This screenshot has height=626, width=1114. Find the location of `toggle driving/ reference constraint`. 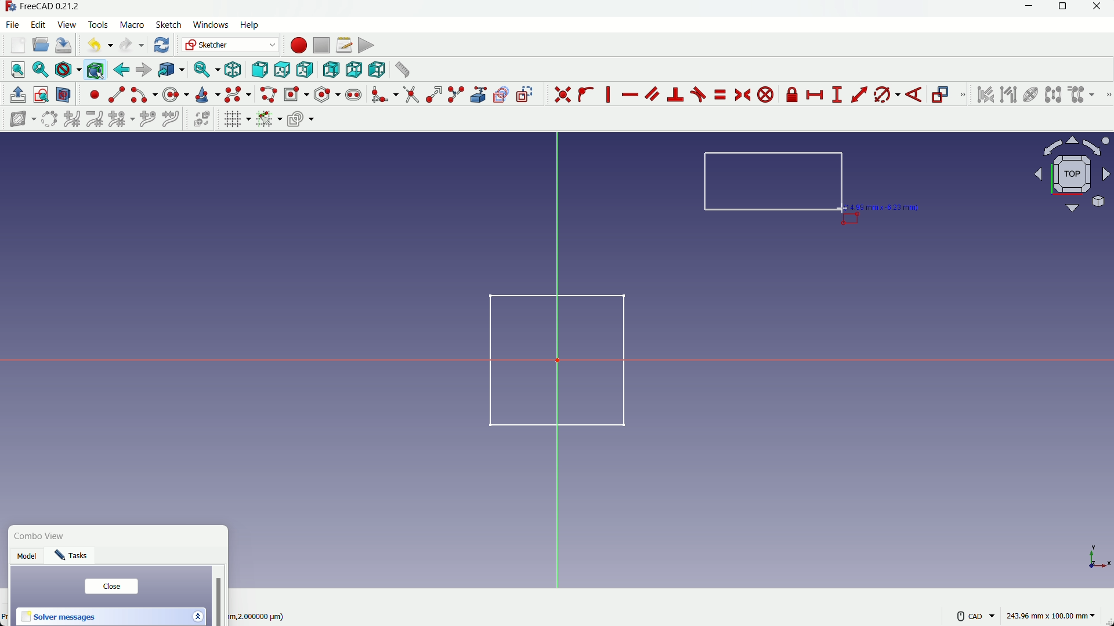

toggle driving/ reference constraint is located at coordinates (942, 96).